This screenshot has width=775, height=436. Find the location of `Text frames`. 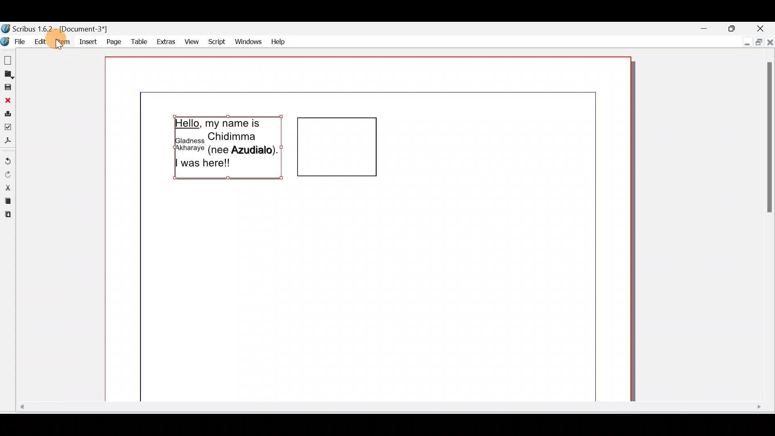

Text frames is located at coordinates (282, 151).